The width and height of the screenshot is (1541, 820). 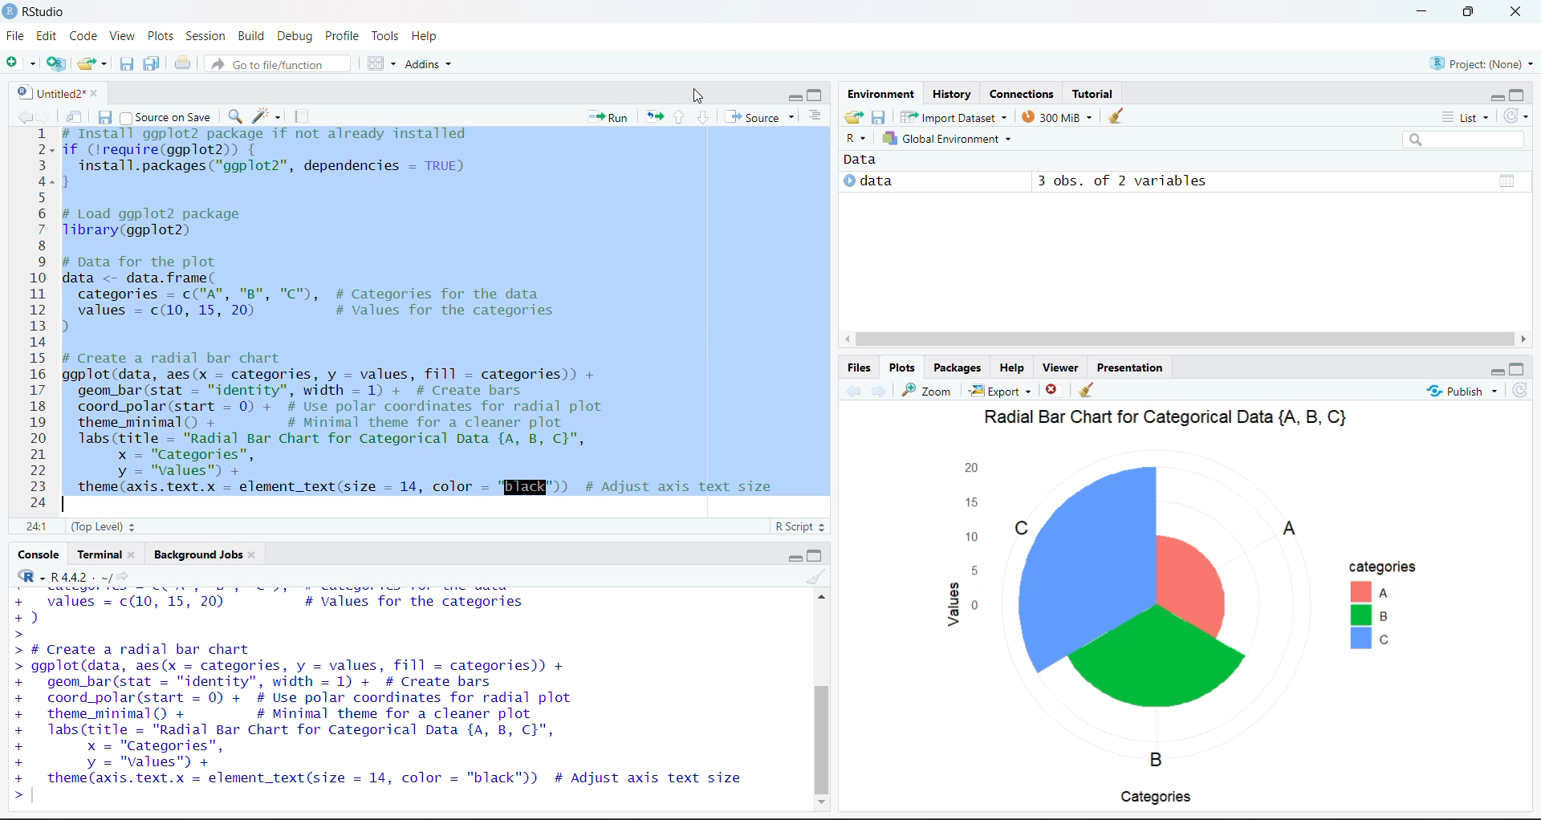 What do you see at coordinates (1497, 369) in the screenshot?
I see `hide r script` at bounding box center [1497, 369].